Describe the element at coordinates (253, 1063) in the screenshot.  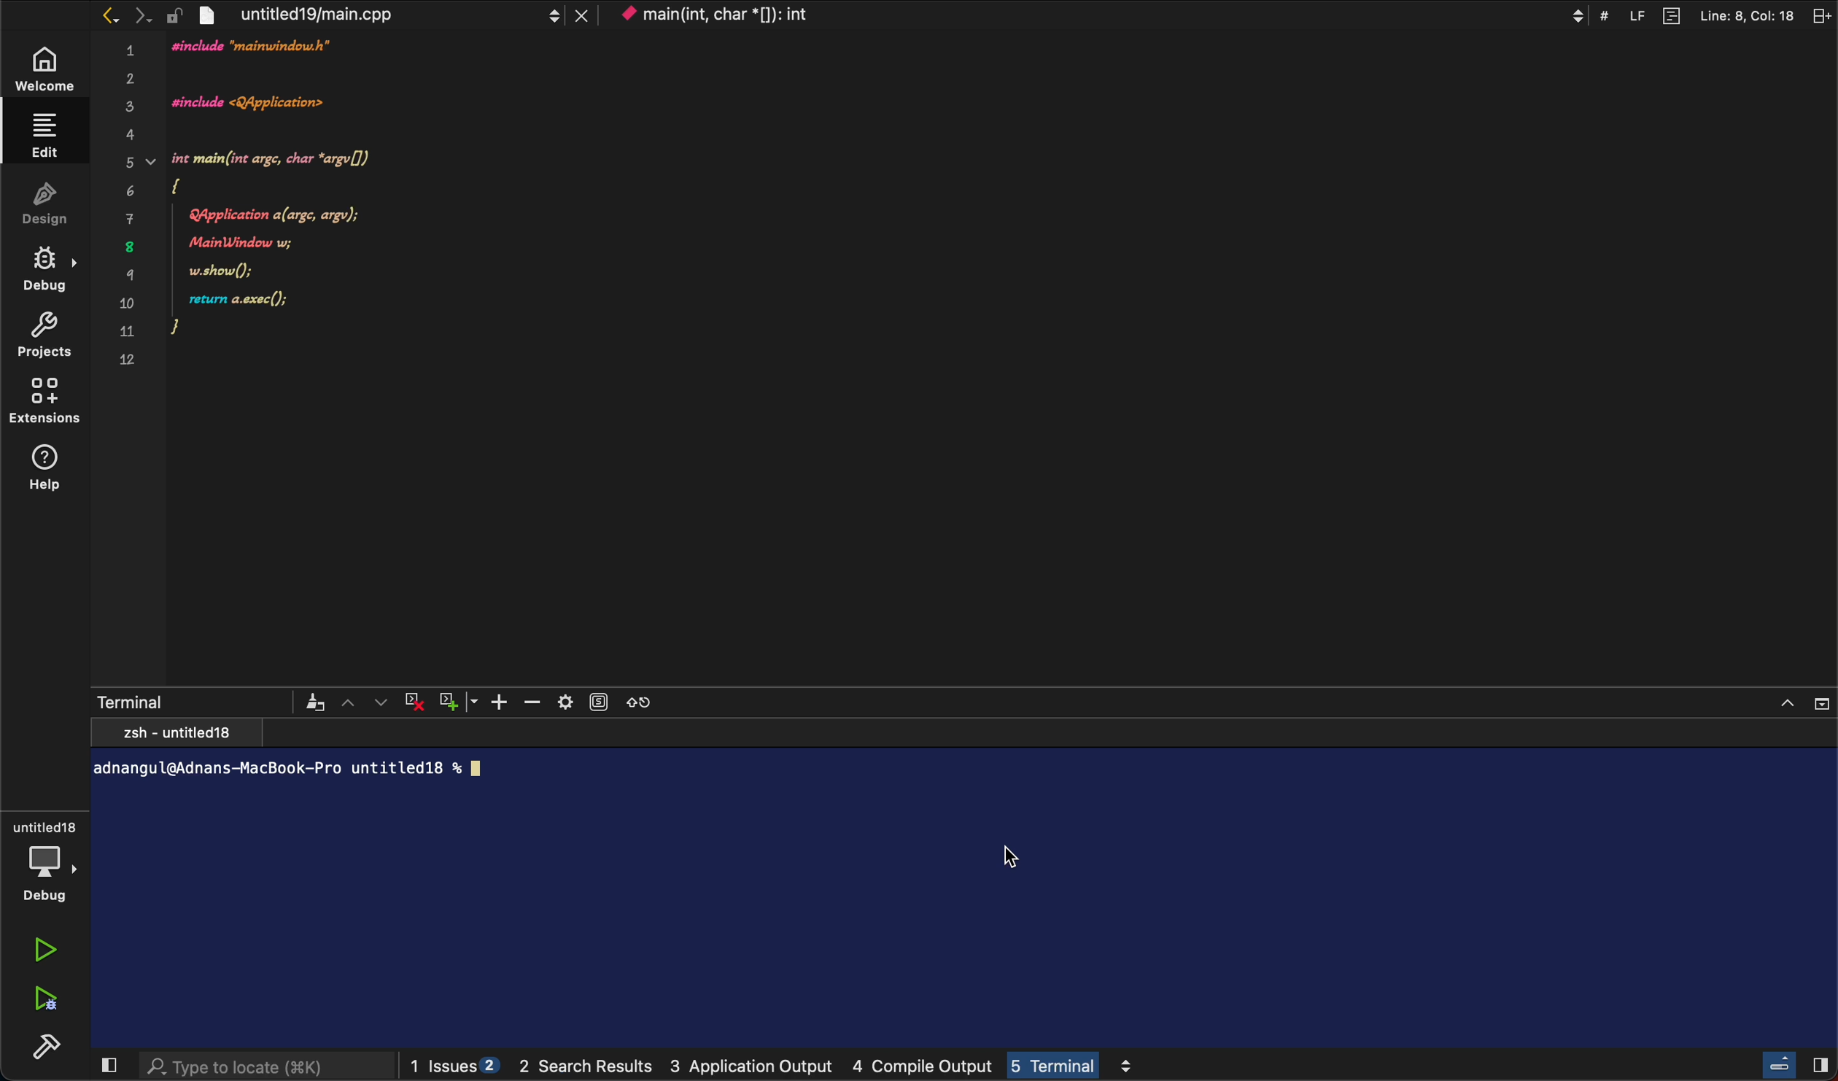
I see `searchbar` at that location.